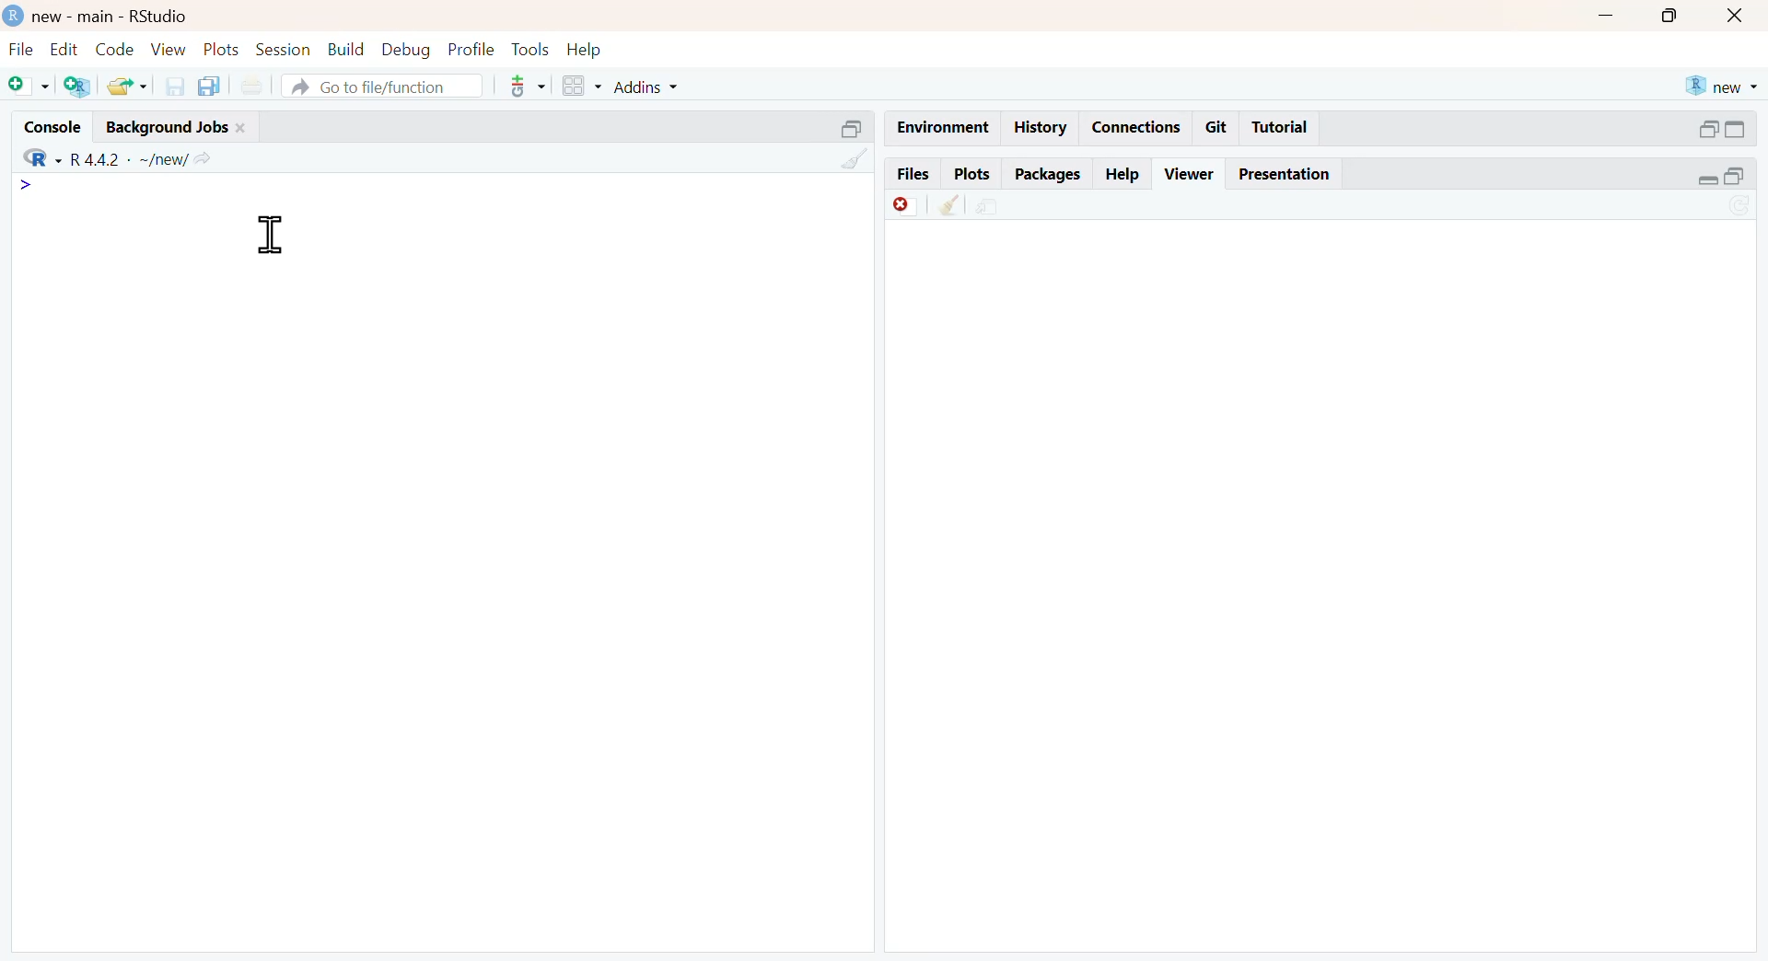  Describe the element at coordinates (1281, 128) in the screenshot. I see `tutorial` at that location.